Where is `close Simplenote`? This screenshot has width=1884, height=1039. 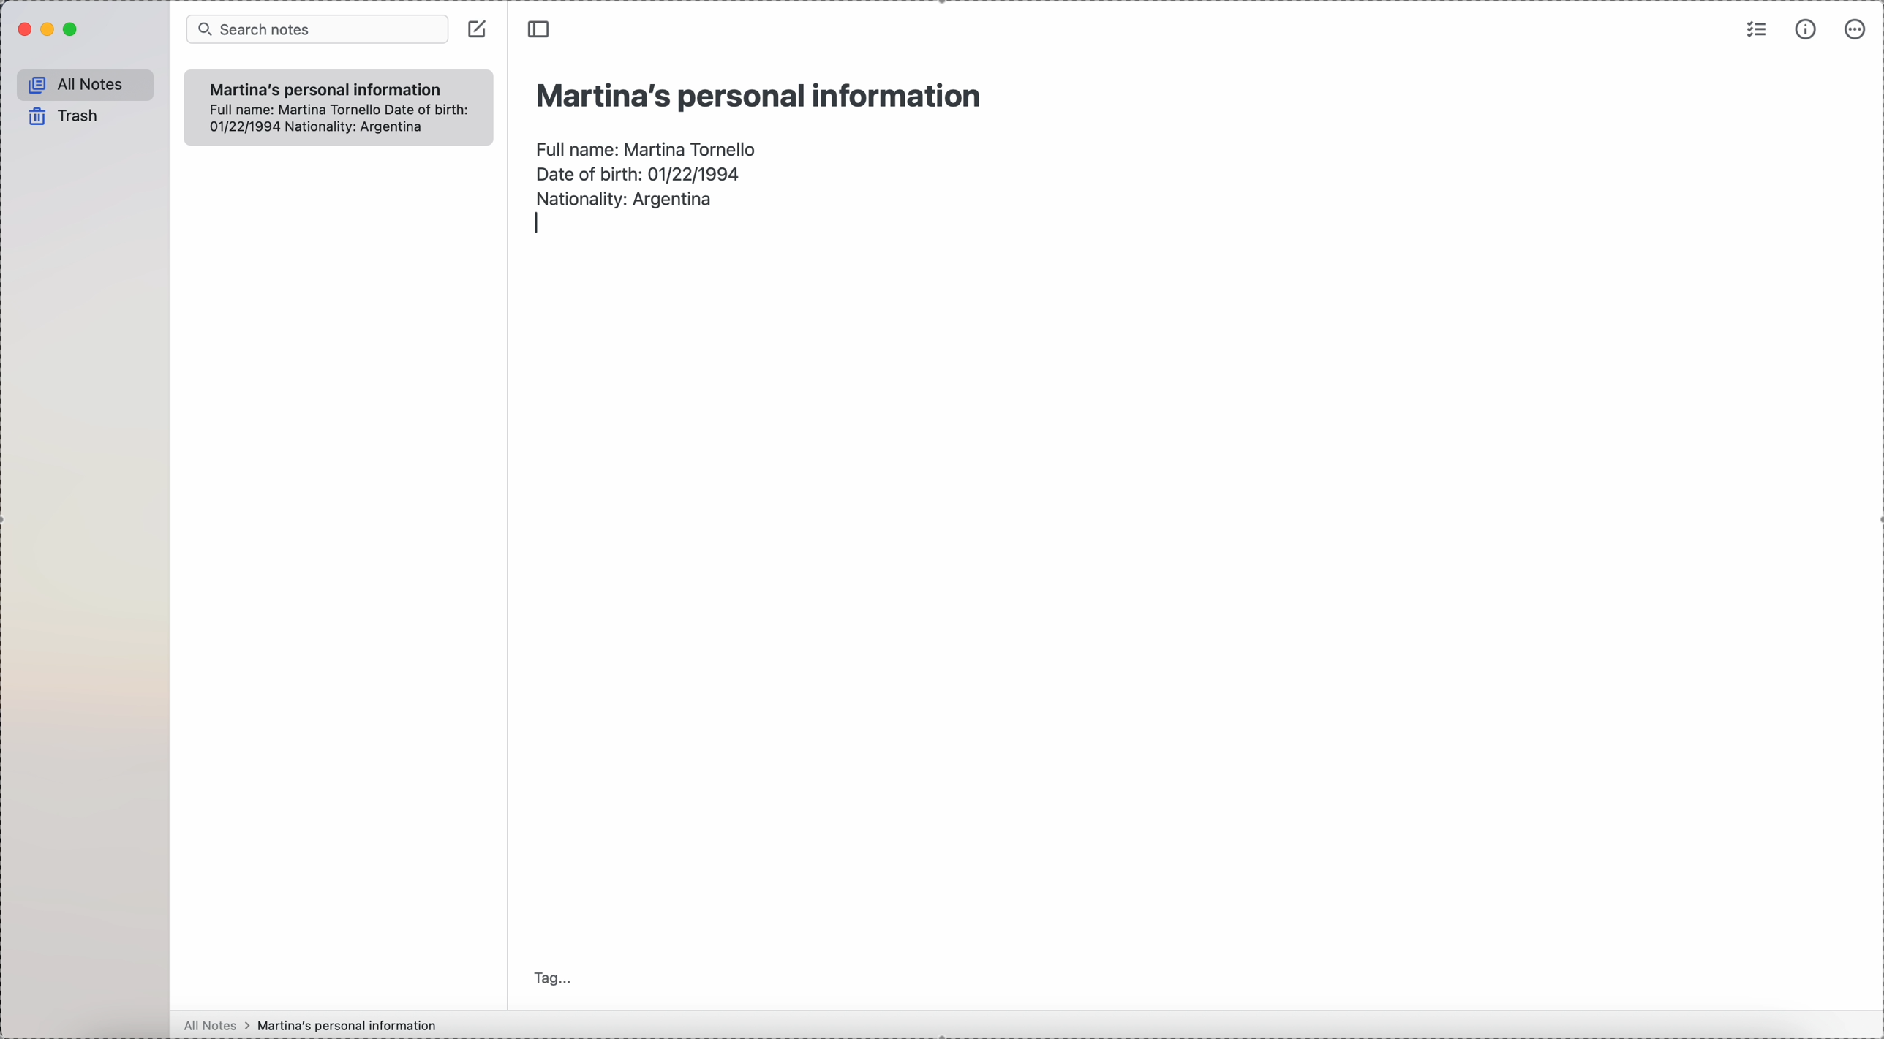
close Simplenote is located at coordinates (23, 31).